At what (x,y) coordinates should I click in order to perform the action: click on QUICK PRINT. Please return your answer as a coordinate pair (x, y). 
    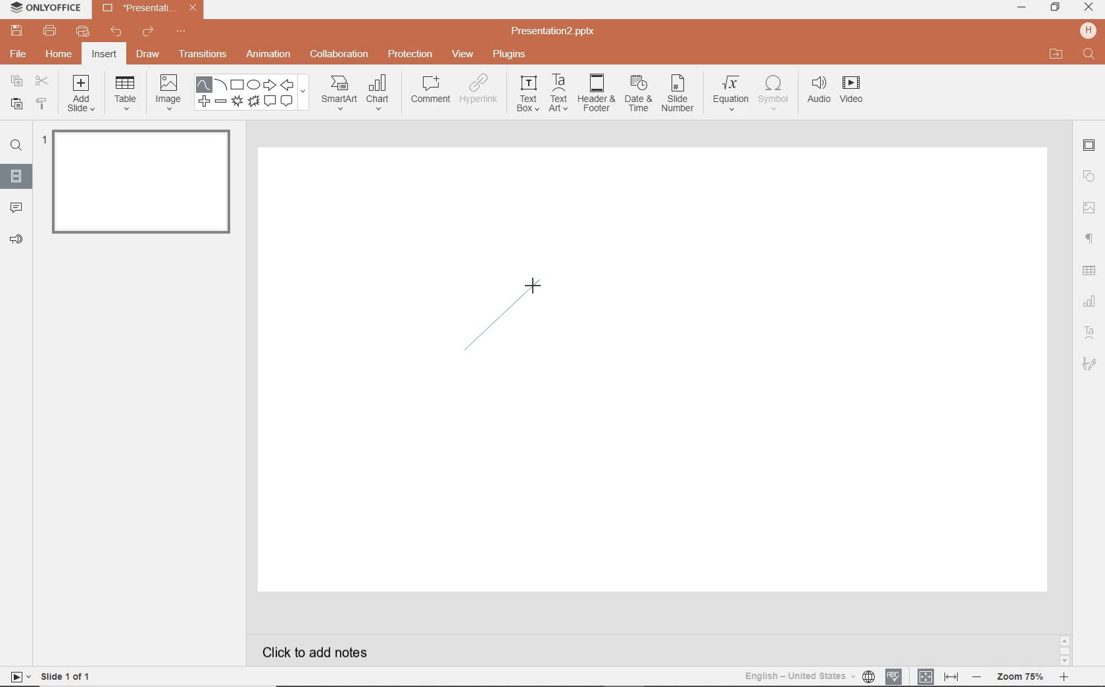
    Looking at the image, I should click on (82, 32).